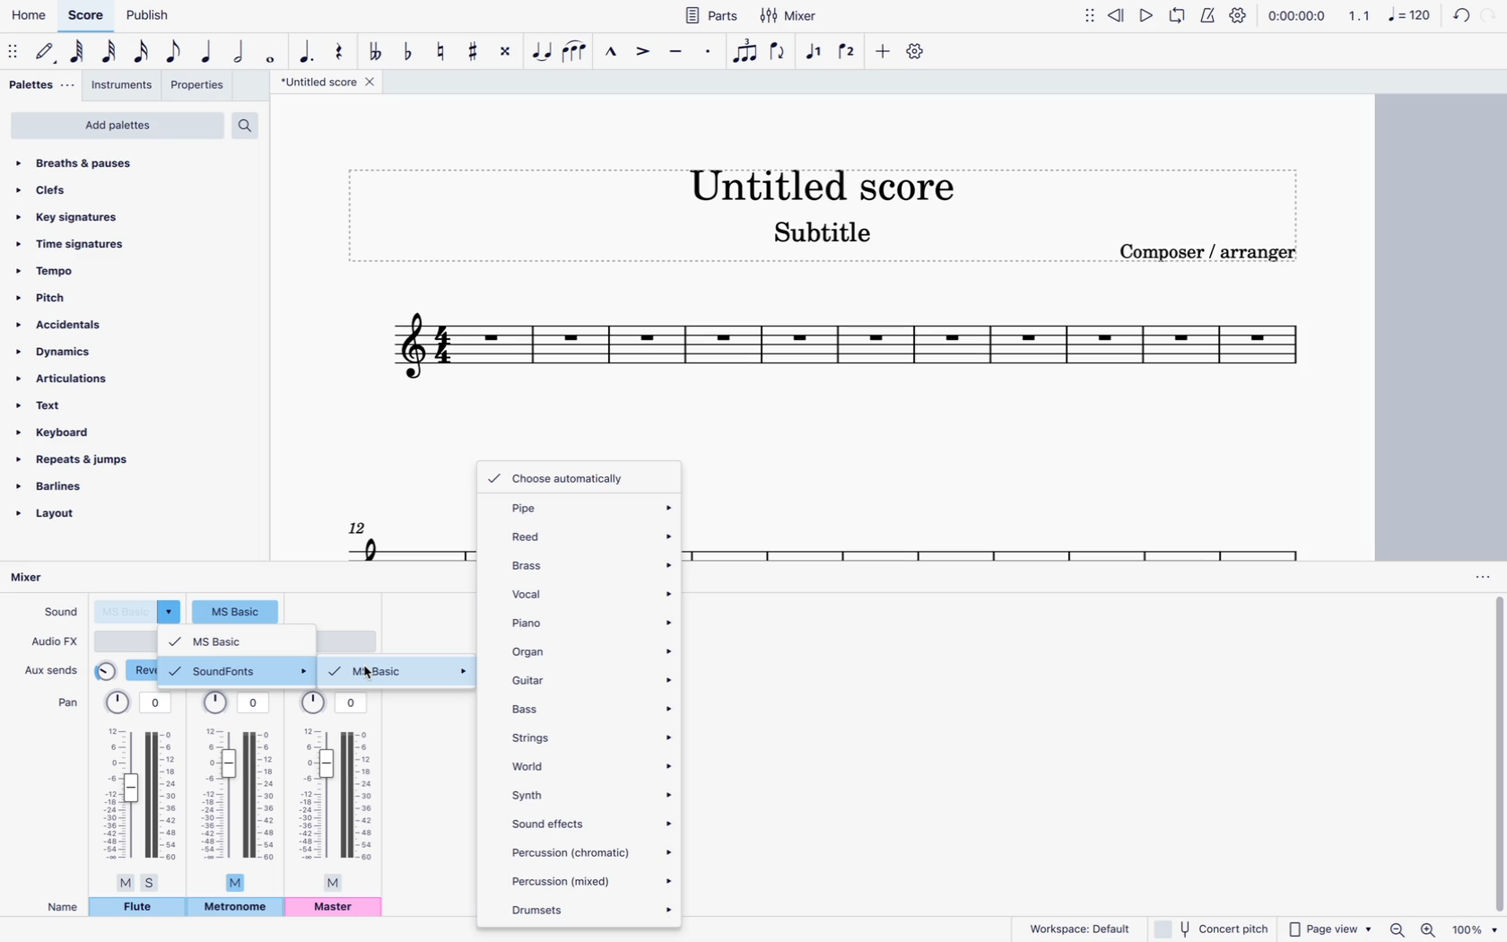 This screenshot has height=942, width=1507. I want to click on sound effects, so click(591, 821).